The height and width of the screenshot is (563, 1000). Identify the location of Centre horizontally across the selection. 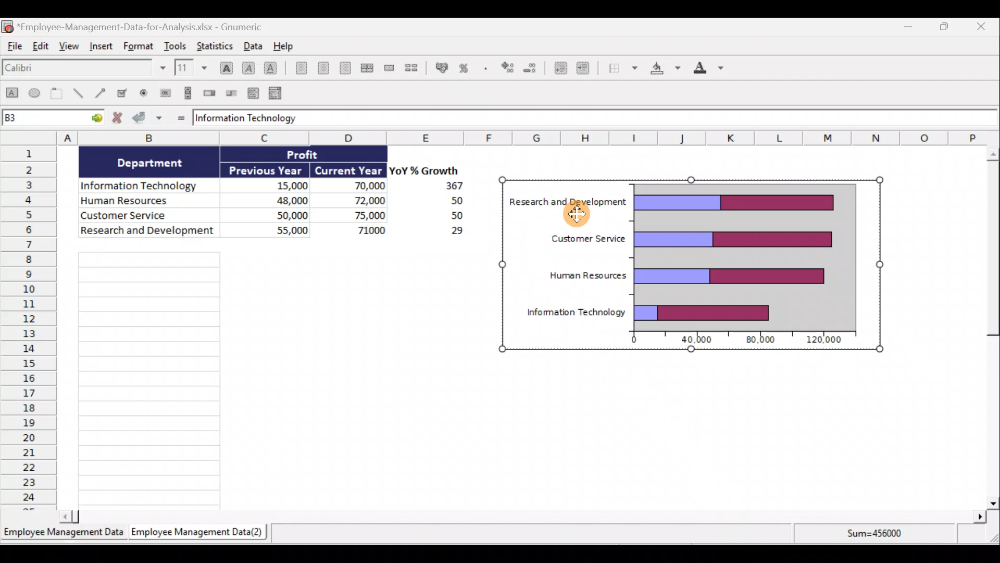
(367, 66).